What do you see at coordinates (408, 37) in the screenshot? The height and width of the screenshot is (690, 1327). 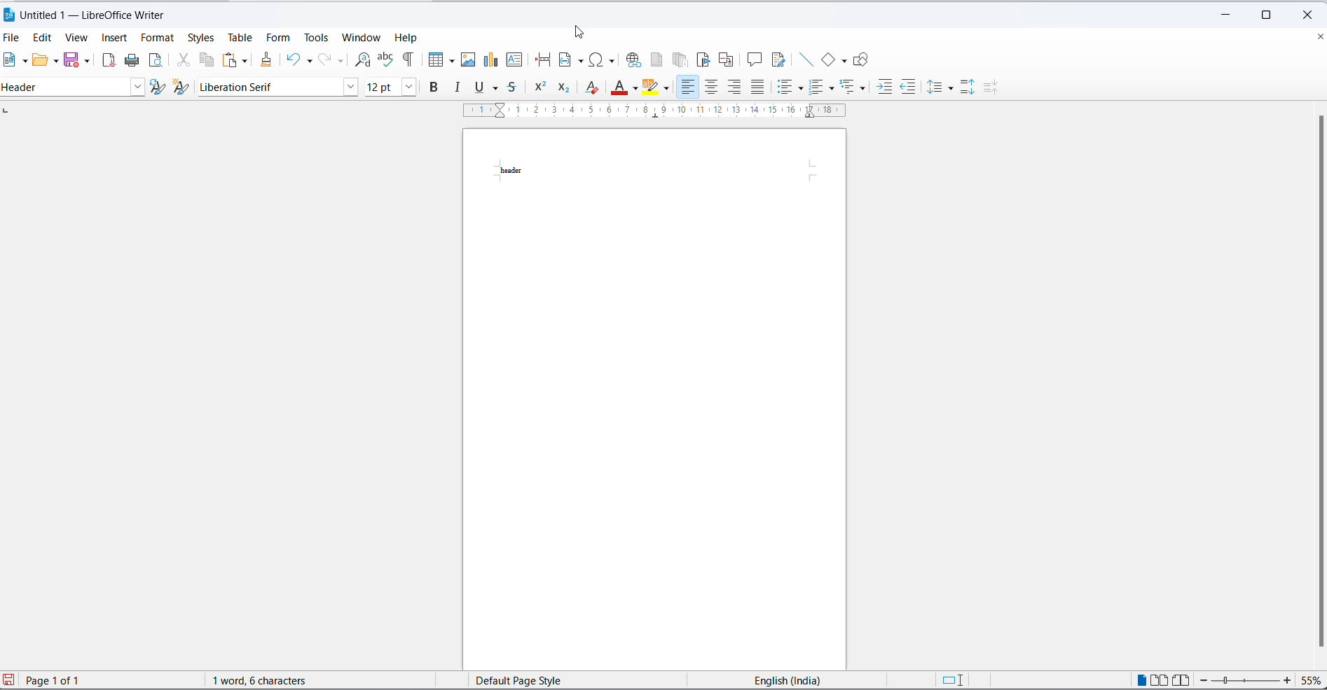 I see `help` at bounding box center [408, 37].